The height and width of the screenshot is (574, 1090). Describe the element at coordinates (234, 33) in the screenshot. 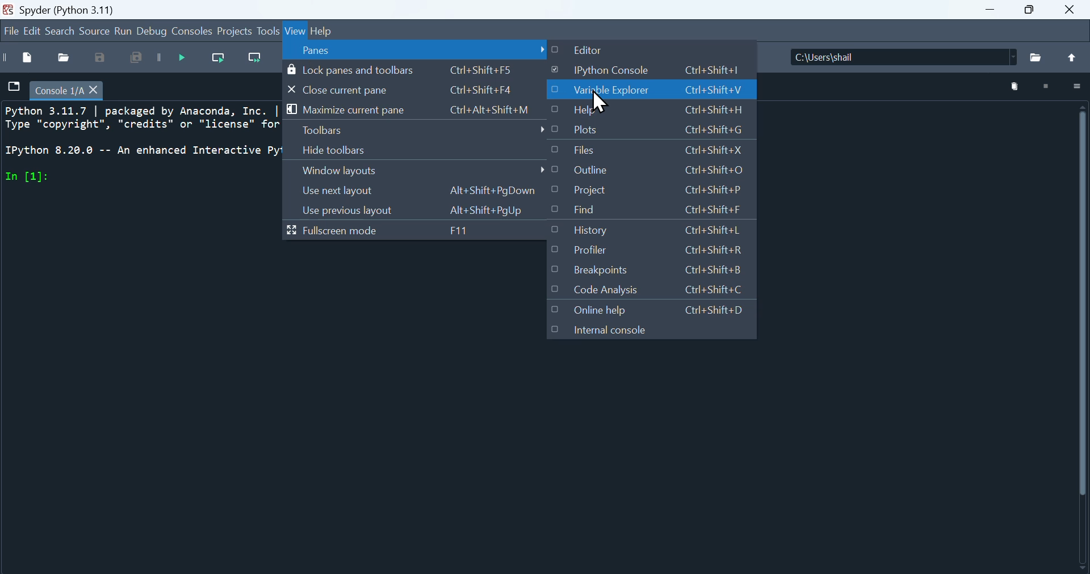

I see `Project` at that location.